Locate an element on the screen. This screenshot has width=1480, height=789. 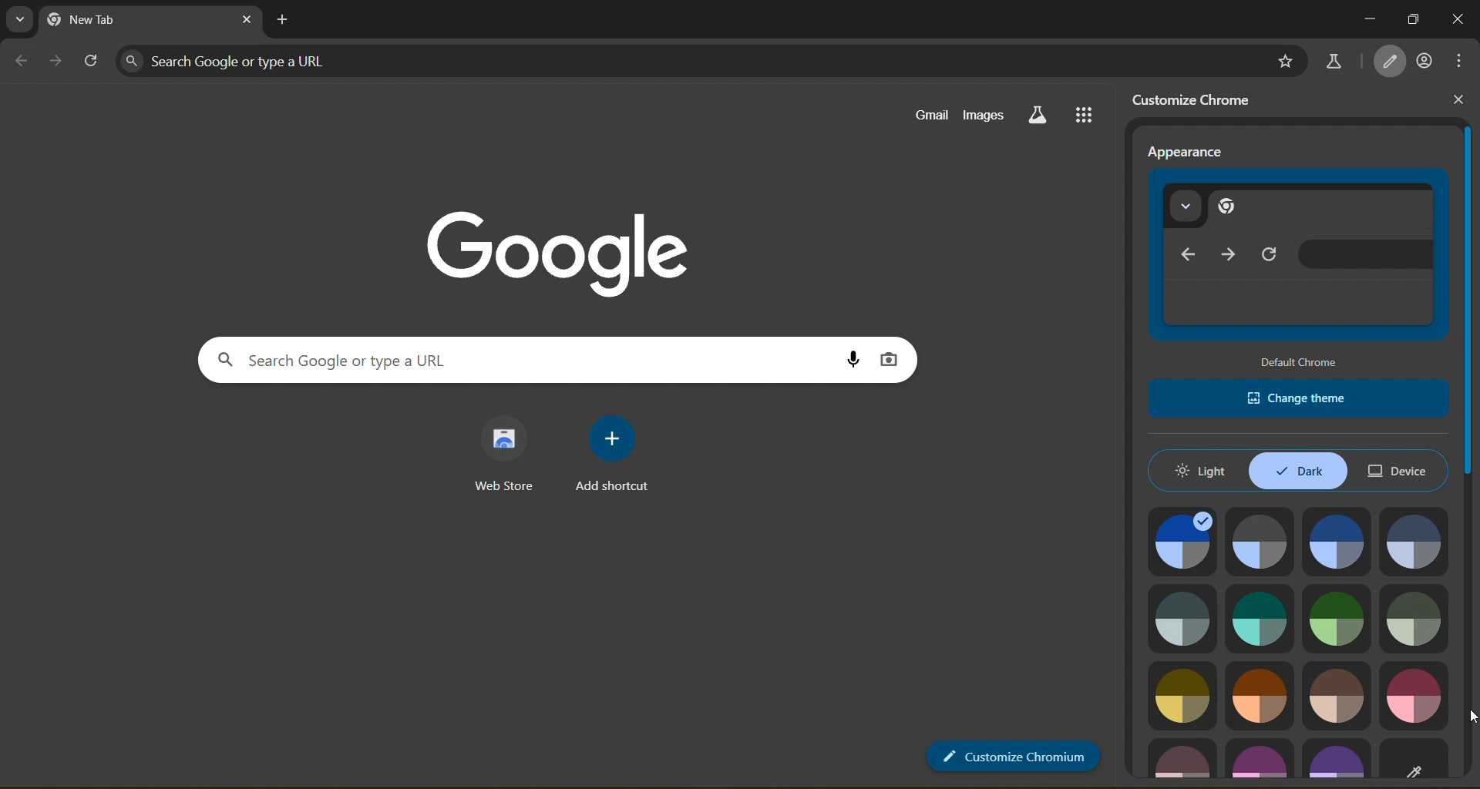
Google is located at coordinates (551, 241).